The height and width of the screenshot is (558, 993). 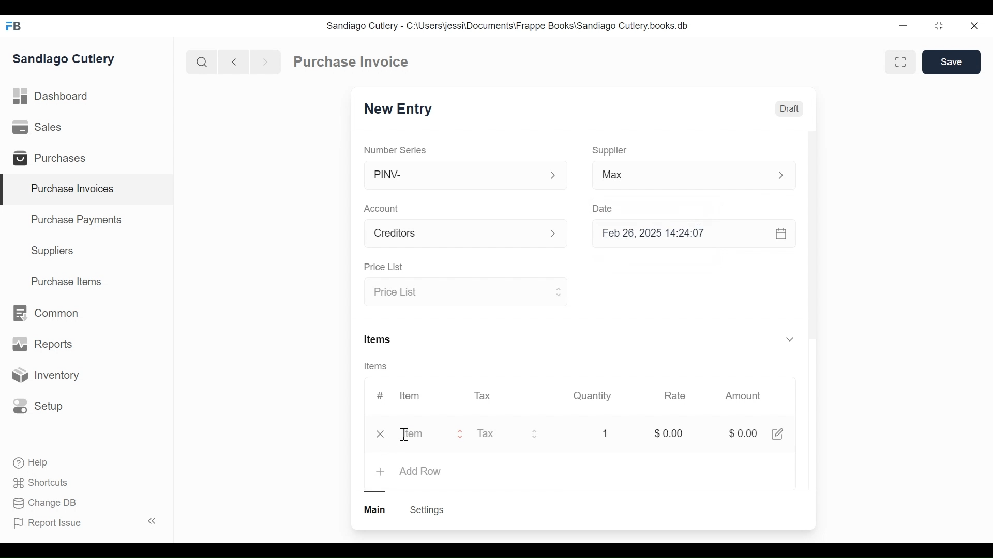 What do you see at coordinates (610, 150) in the screenshot?
I see `Supplier` at bounding box center [610, 150].